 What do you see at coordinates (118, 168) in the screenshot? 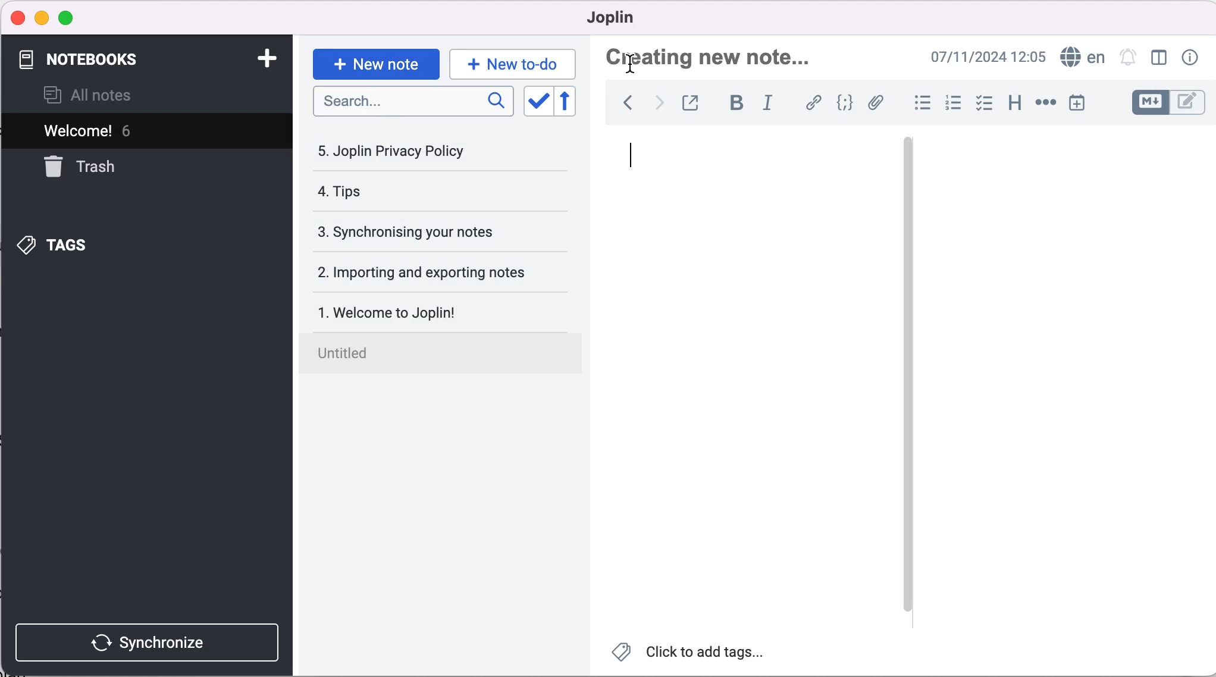
I see `trash` at bounding box center [118, 168].